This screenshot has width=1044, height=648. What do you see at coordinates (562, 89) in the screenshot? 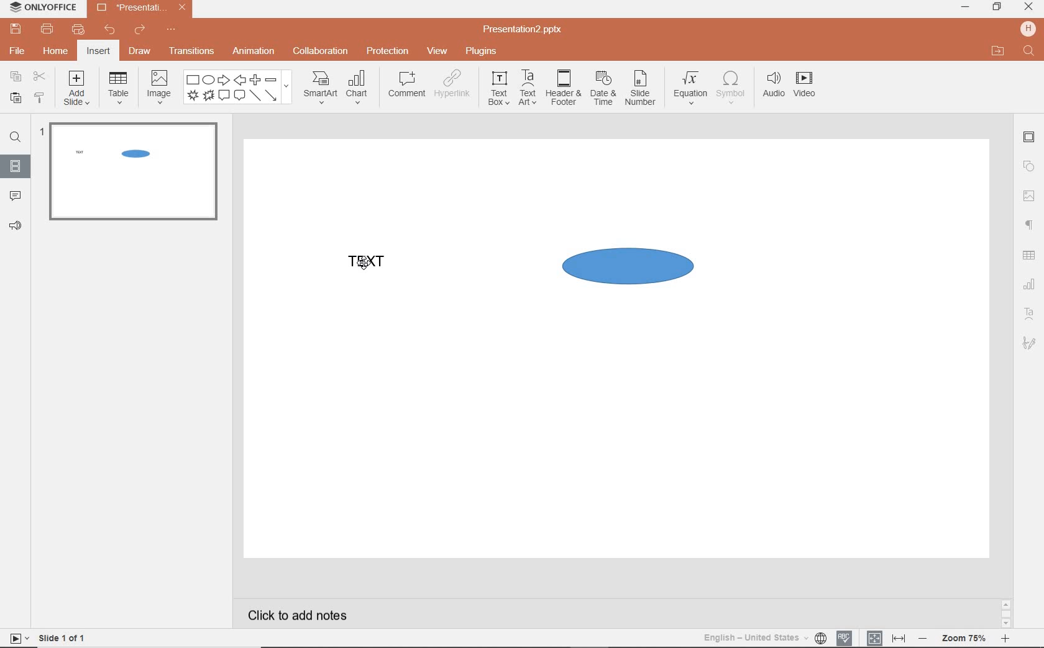
I see `header & footer` at bounding box center [562, 89].